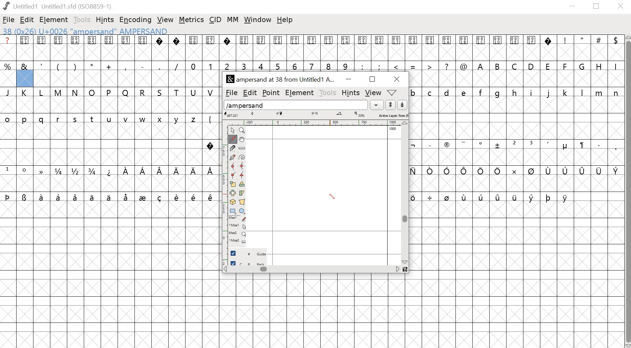 The image size is (631, 348). I want to click on mm, so click(233, 19).